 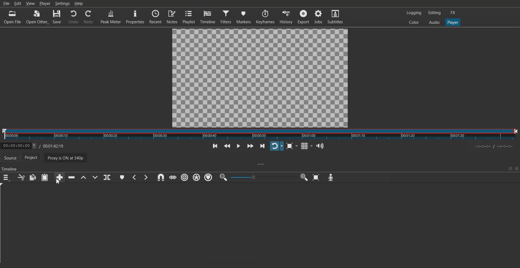 I want to click on Edit, so click(x=18, y=3).